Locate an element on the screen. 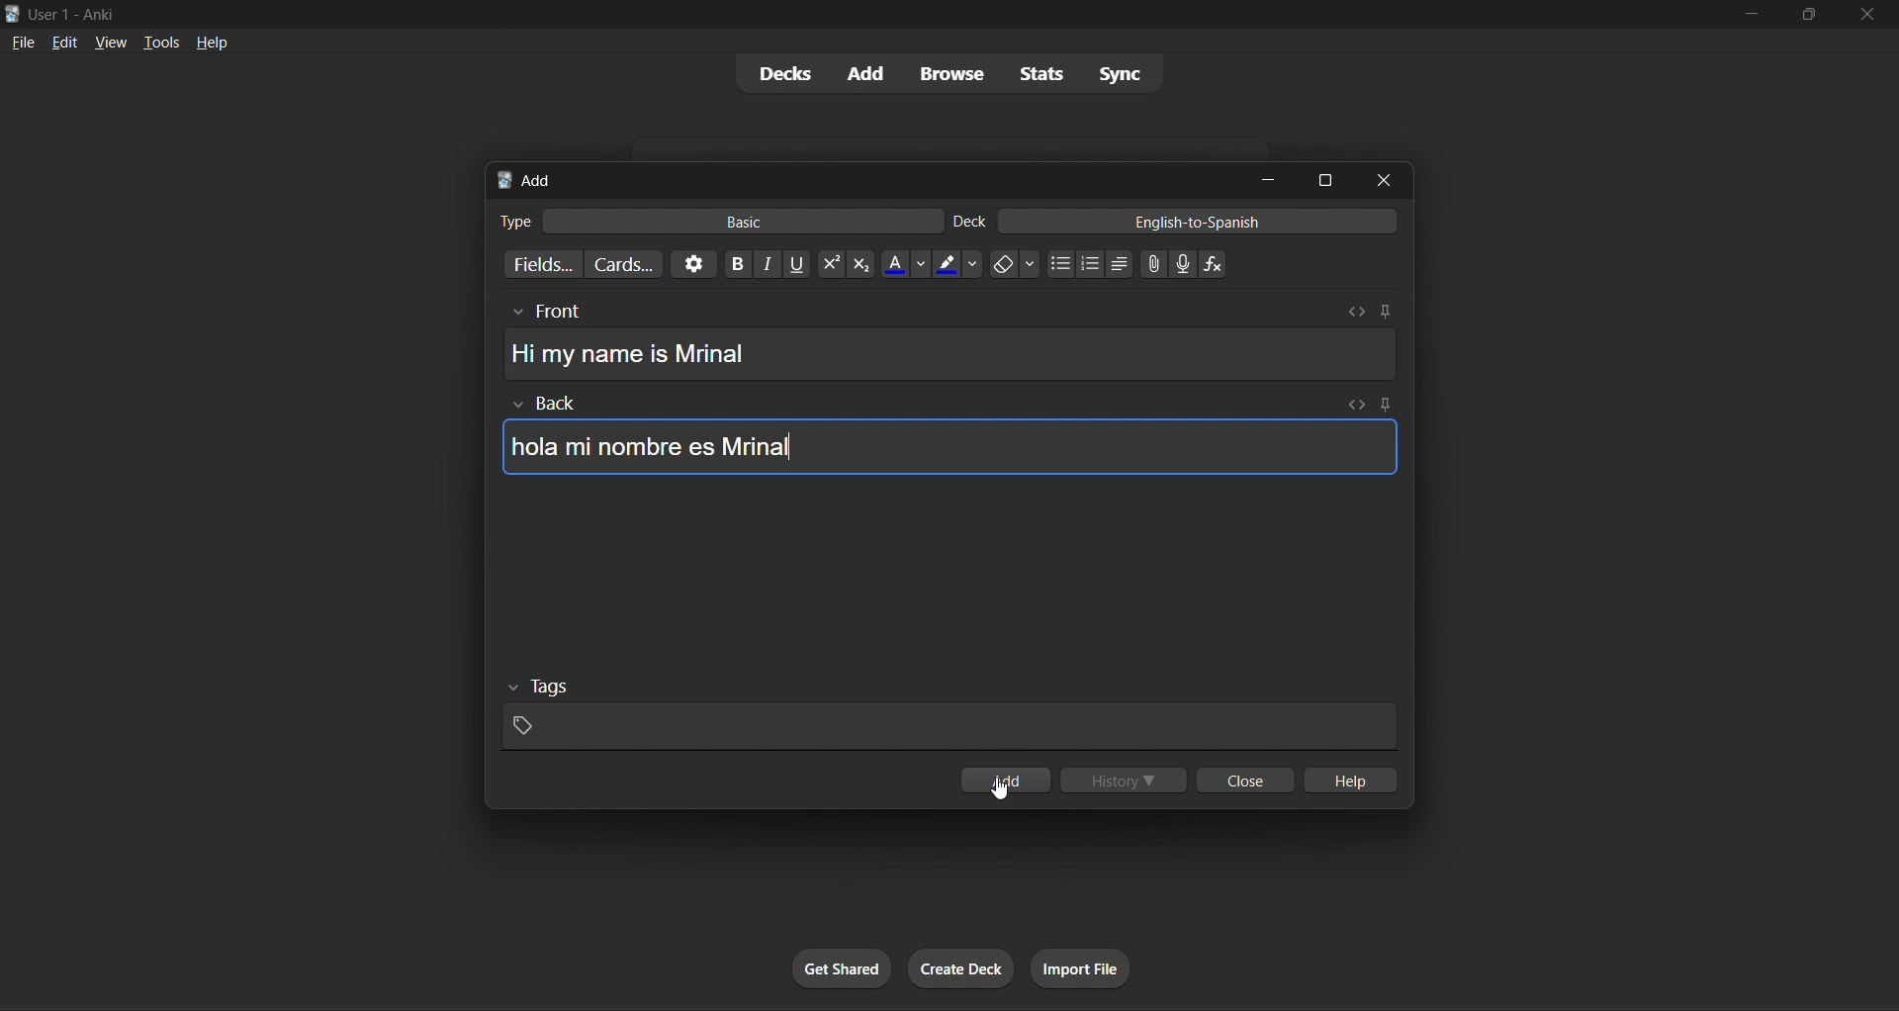 The height and width of the screenshot is (1011, 1899). import file is located at coordinates (1084, 966).